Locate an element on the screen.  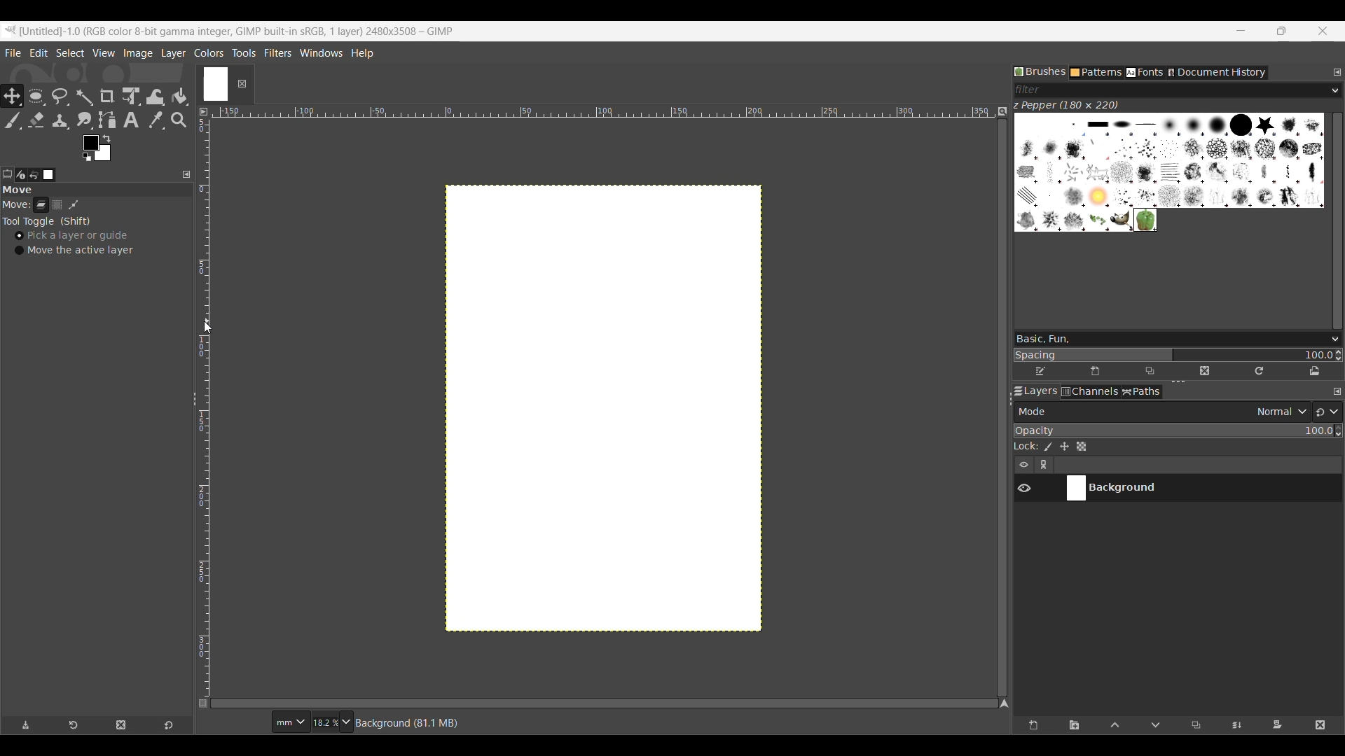
Show interface in a smaller tab is located at coordinates (1281, 31).